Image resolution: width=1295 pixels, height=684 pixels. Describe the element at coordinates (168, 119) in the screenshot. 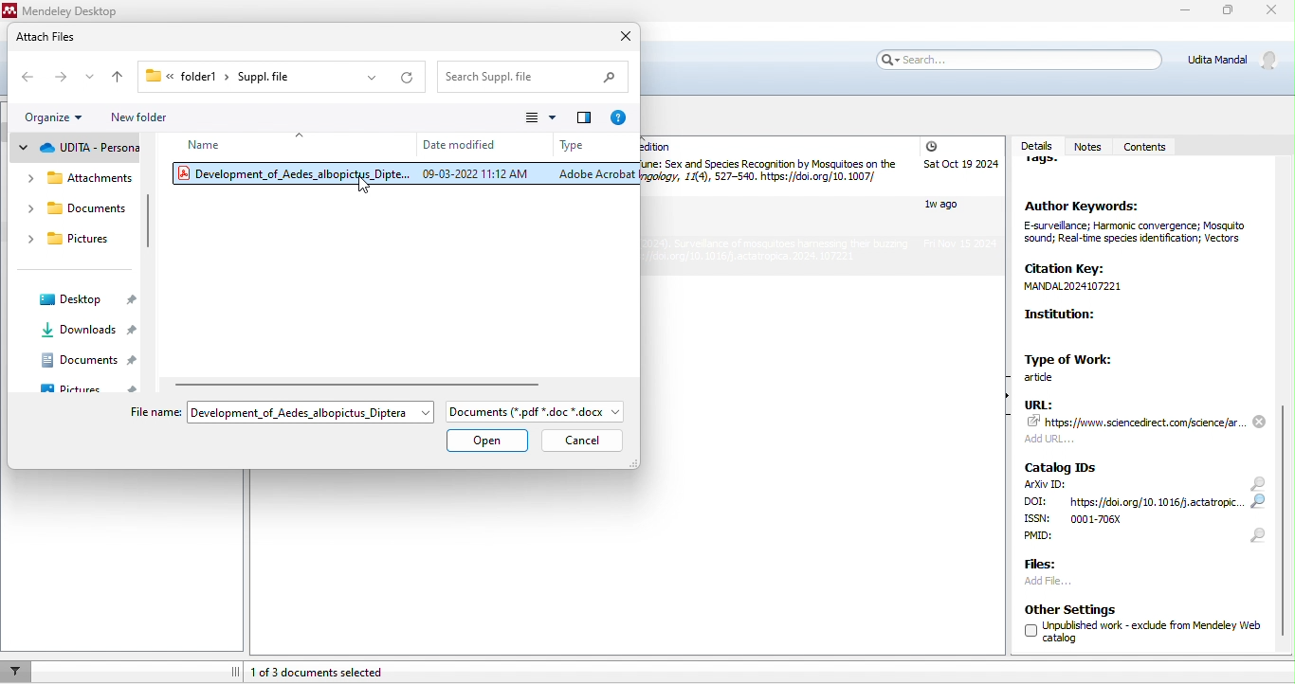

I see `new folder` at that location.